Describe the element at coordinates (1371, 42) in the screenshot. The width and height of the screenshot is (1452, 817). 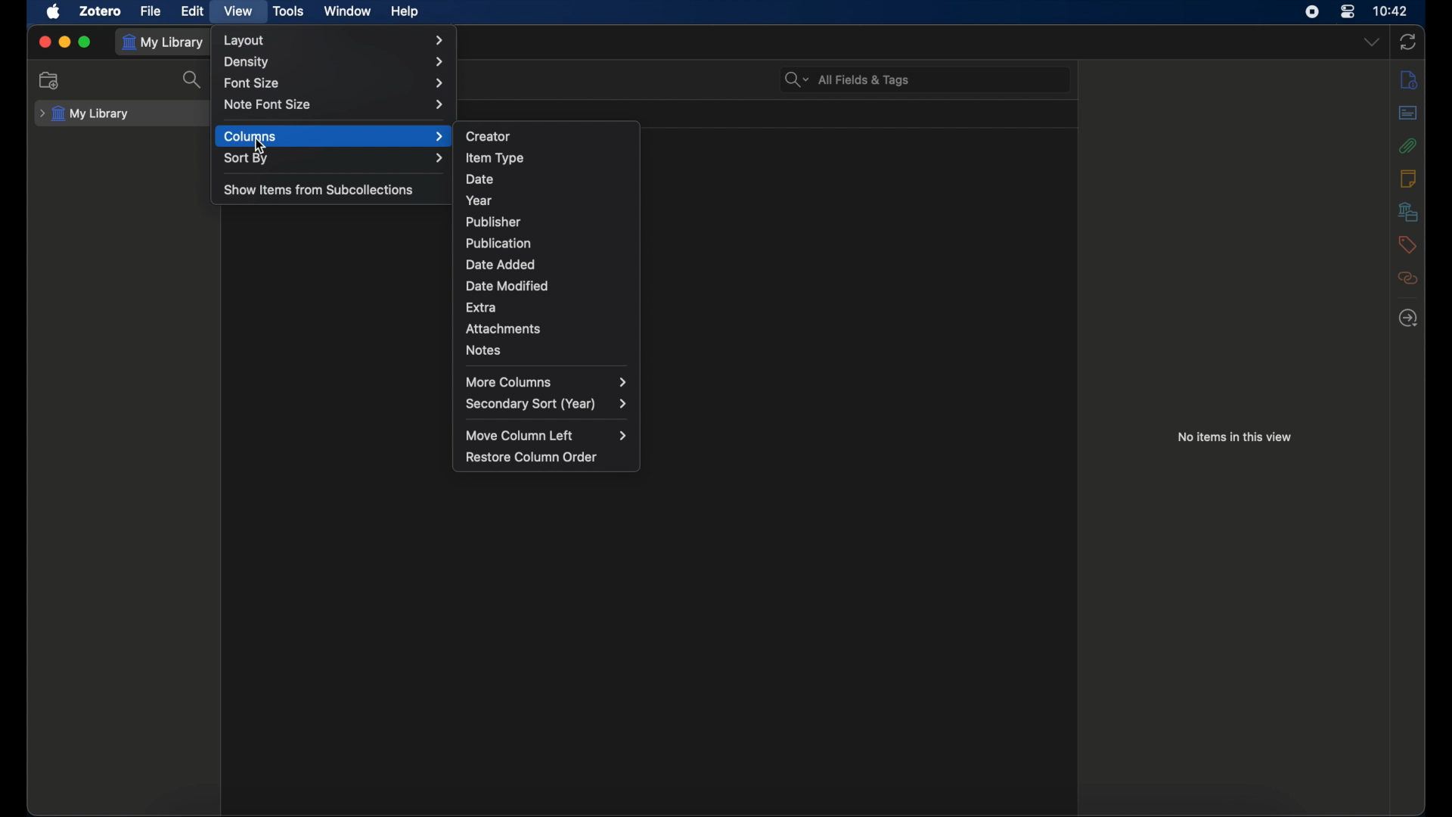
I see `dropdown` at that location.